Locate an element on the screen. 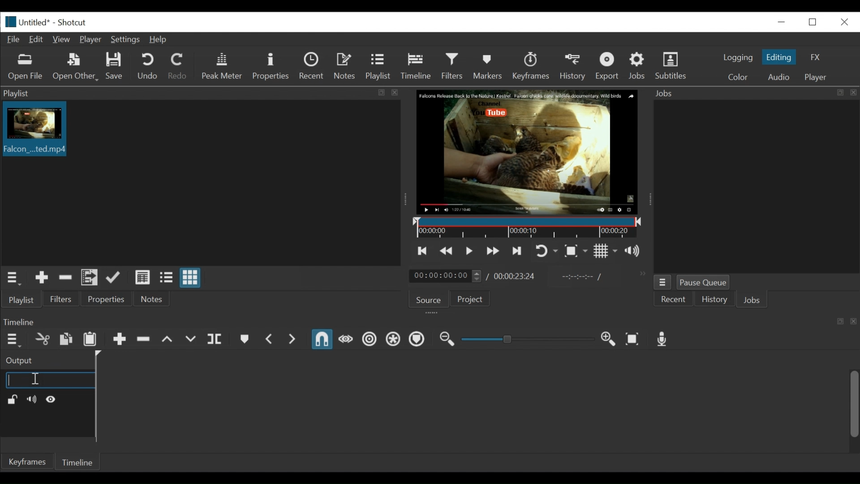  Skip to the next point is located at coordinates (494, 251).